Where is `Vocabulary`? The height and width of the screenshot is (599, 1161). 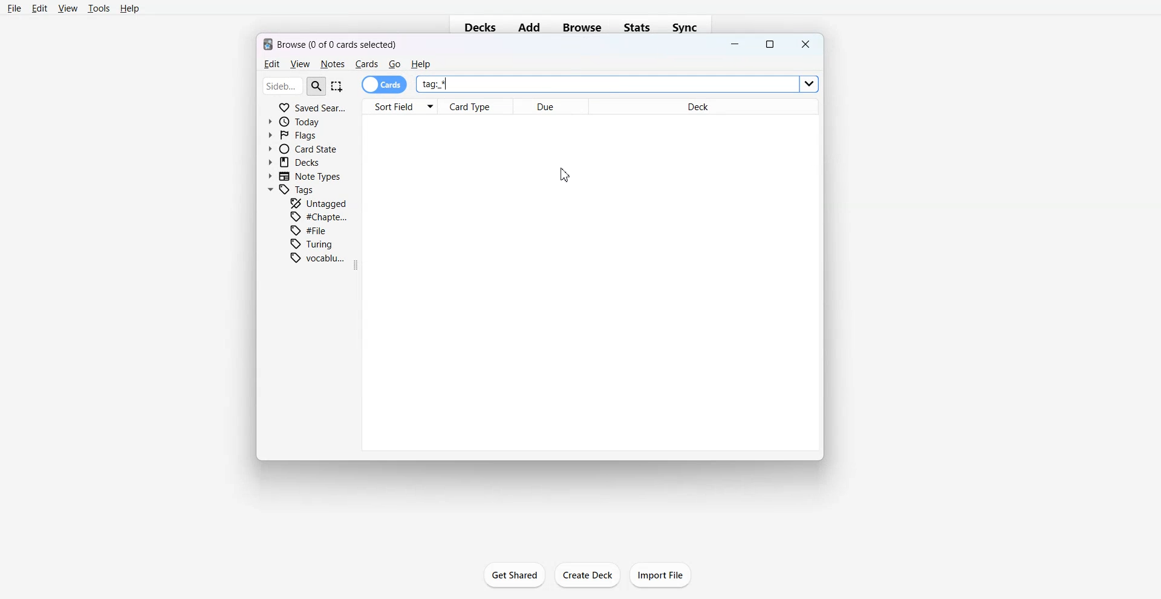
Vocabulary is located at coordinates (317, 258).